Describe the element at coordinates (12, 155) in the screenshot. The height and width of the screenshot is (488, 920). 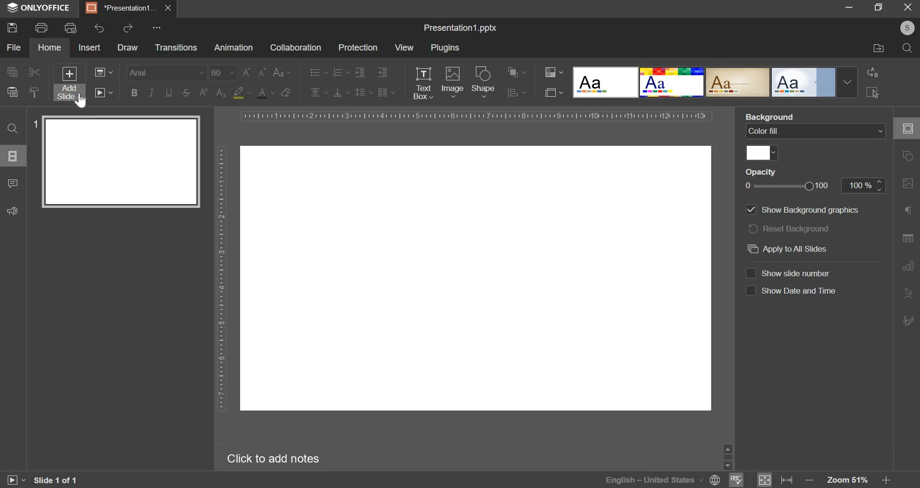
I see `slide menu` at that location.